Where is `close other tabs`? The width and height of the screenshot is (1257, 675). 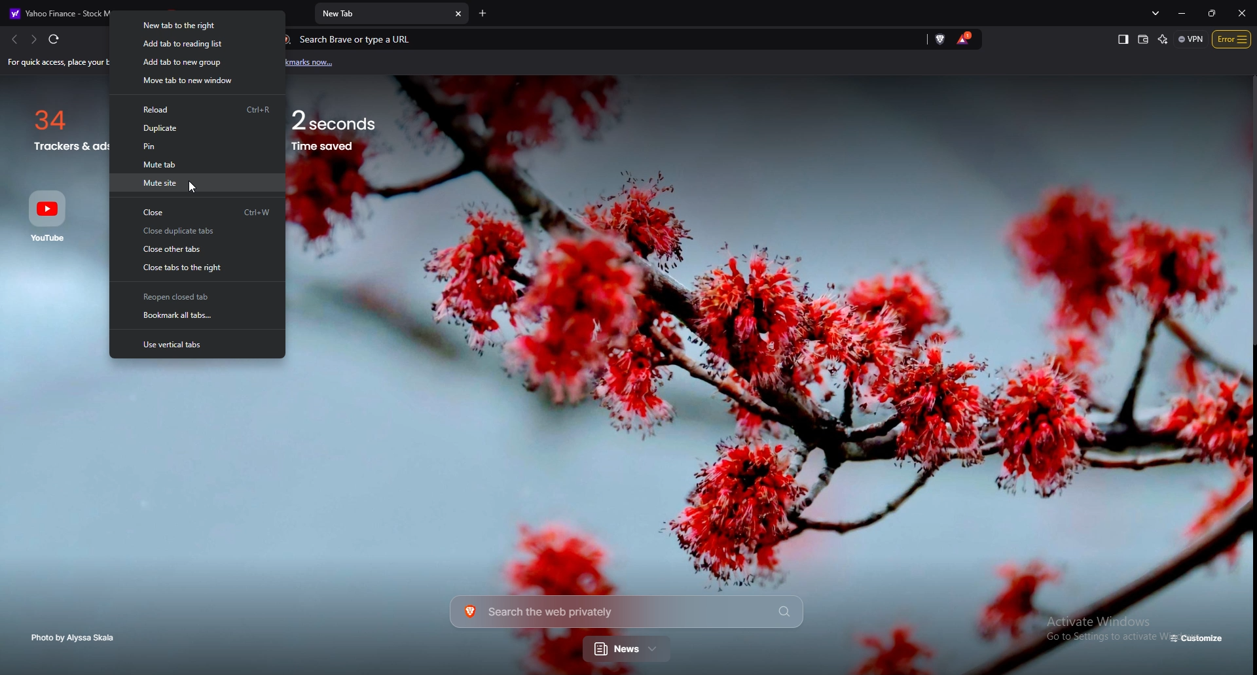 close other tabs is located at coordinates (195, 249).